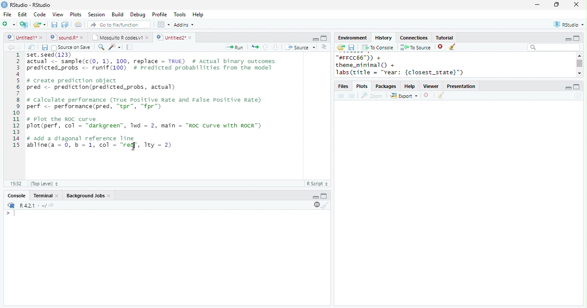 Image resolution: width=587 pixels, height=308 pixels. What do you see at coordinates (42, 37) in the screenshot?
I see `close` at bounding box center [42, 37].